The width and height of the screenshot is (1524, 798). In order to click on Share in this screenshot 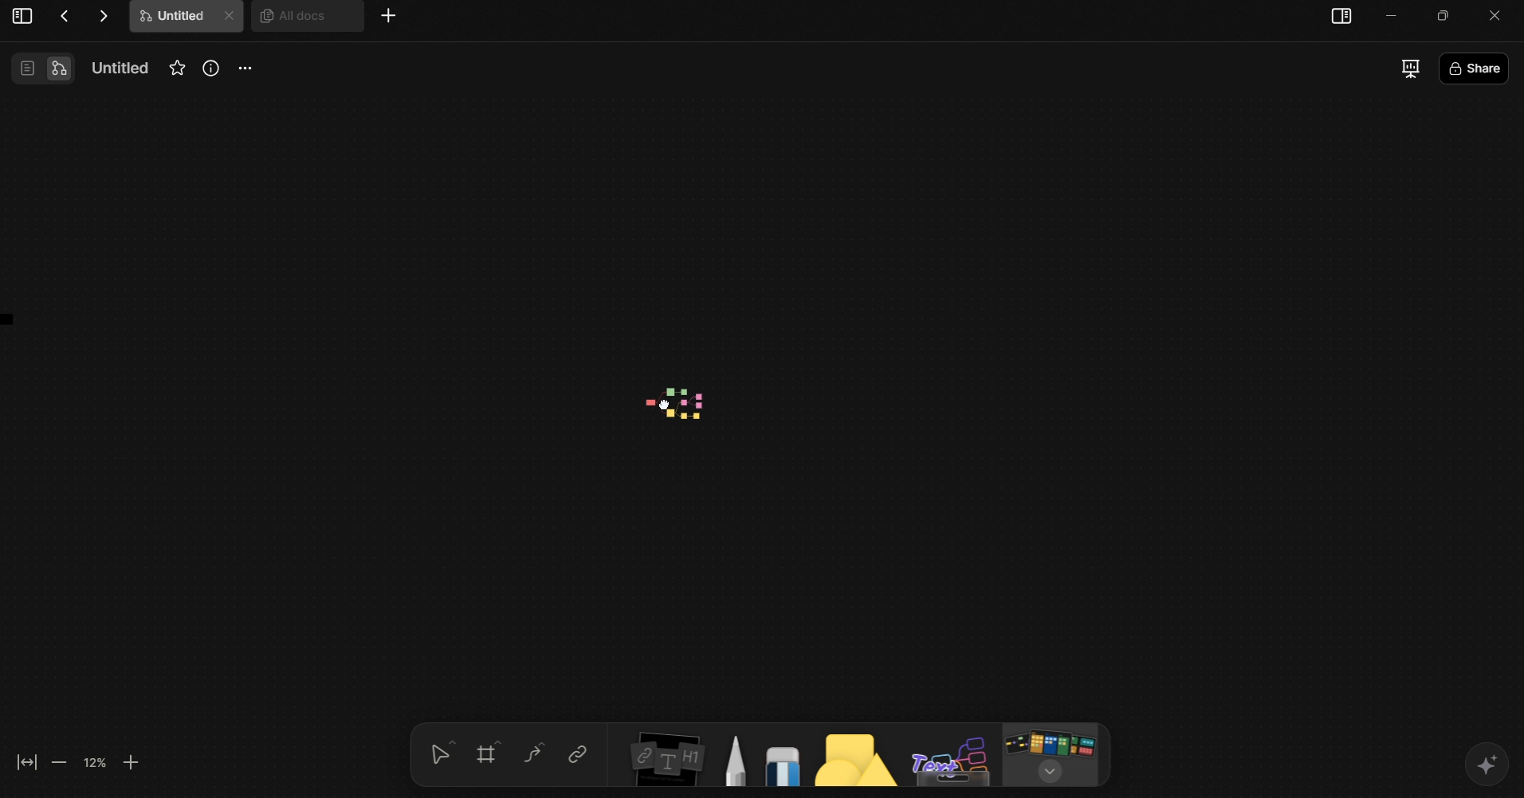, I will do `click(1510, 72)`.